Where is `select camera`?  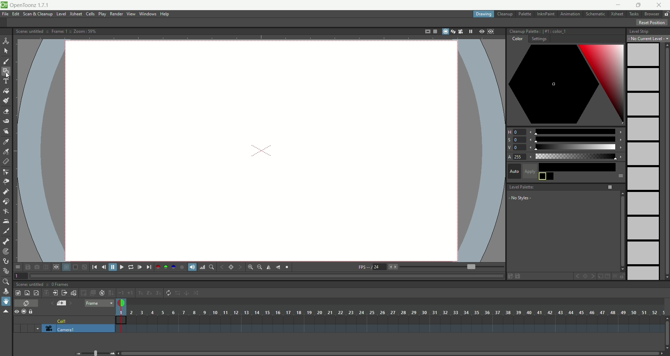 select camera is located at coordinates (47, 328).